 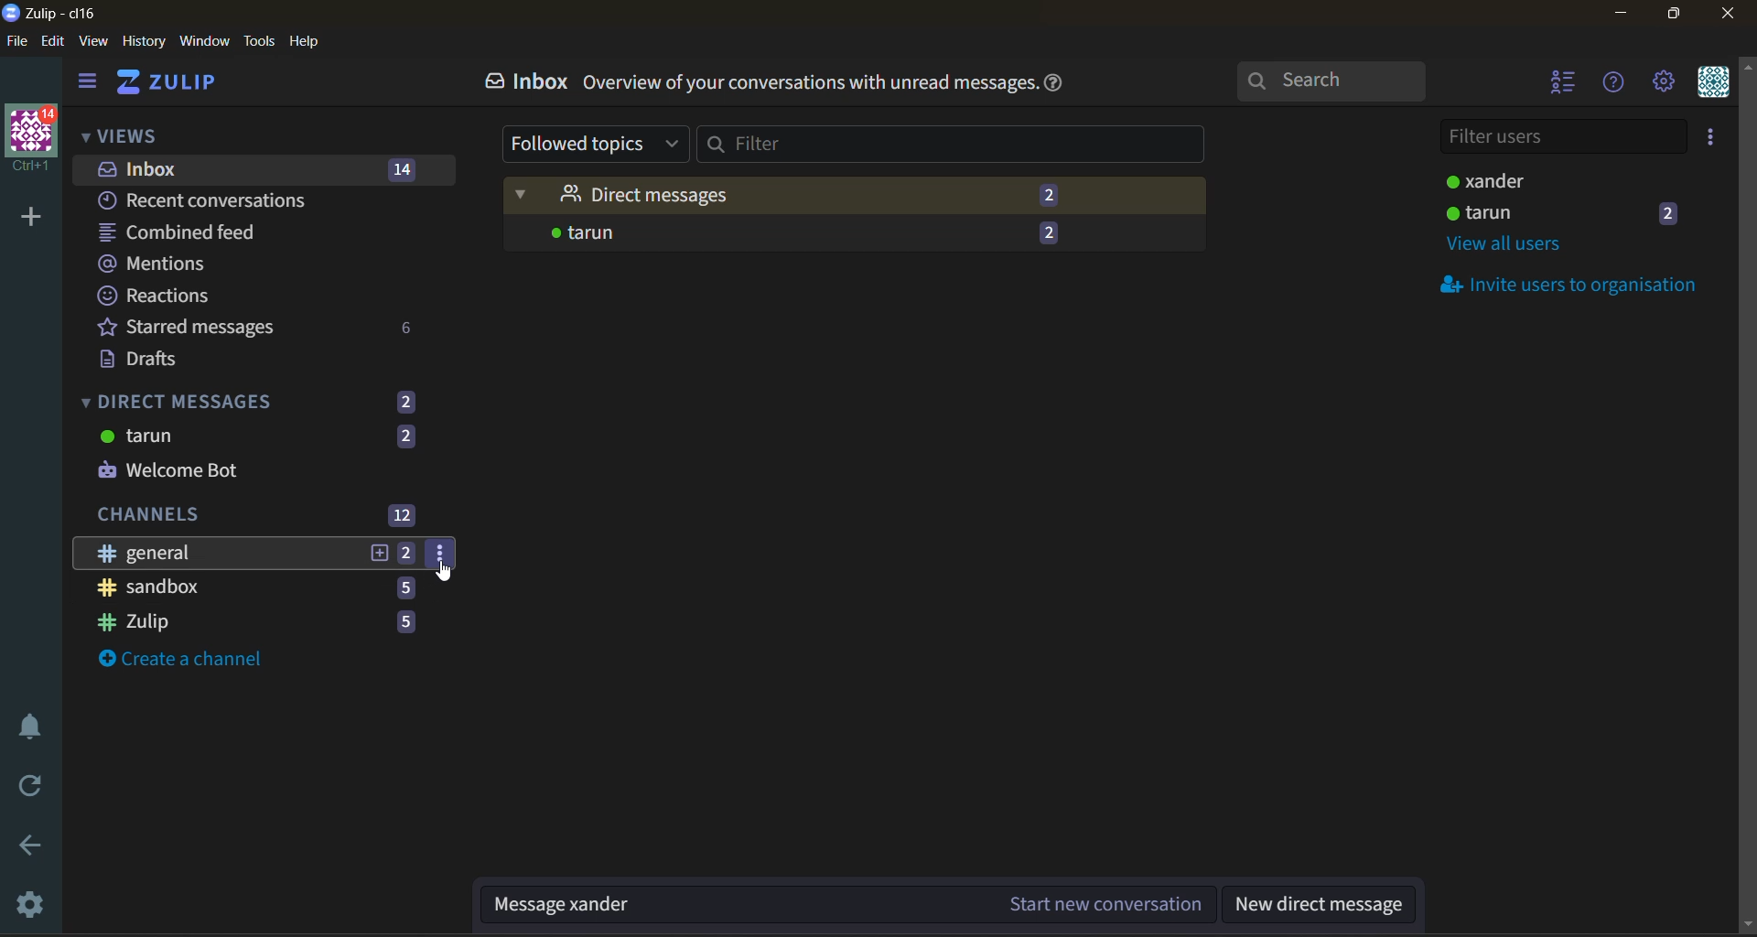 What do you see at coordinates (1320, 906) in the screenshot?
I see `new direct message` at bounding box center [1320, 906].